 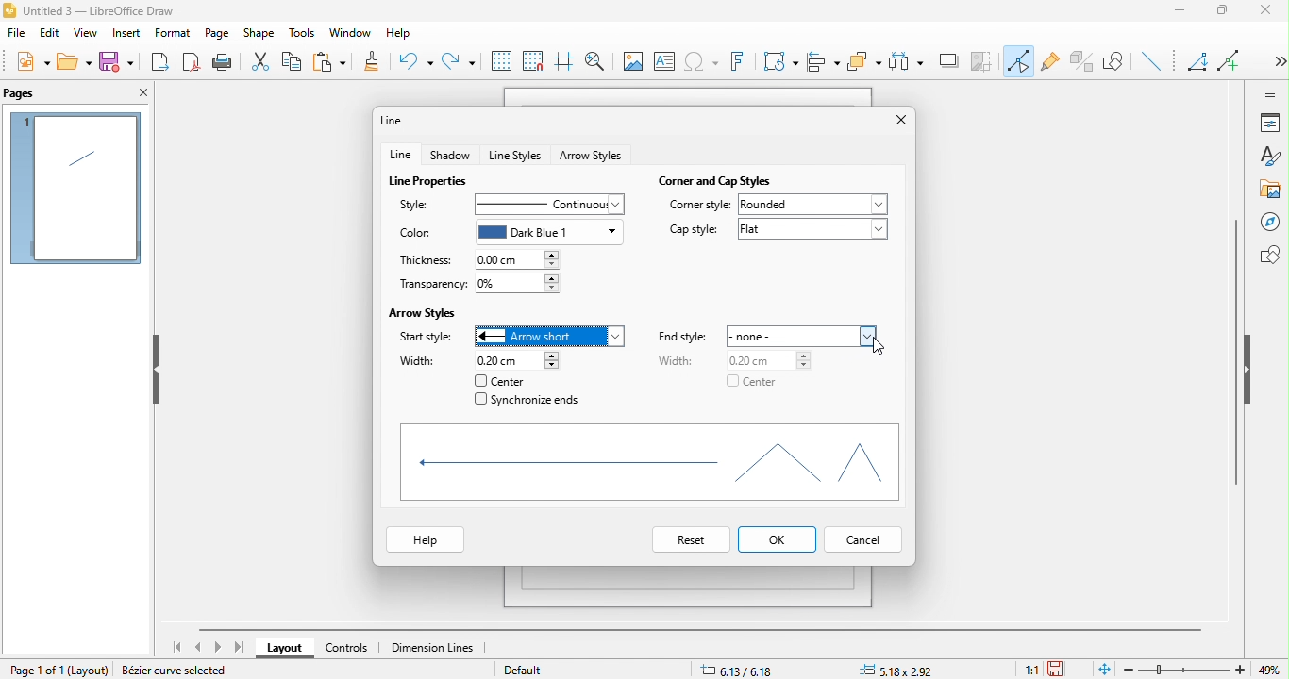 What do you see at coordinates (1235, 351) in the screenshot?
I see `vertical scroll bar` at bounding box center [1235, 351].